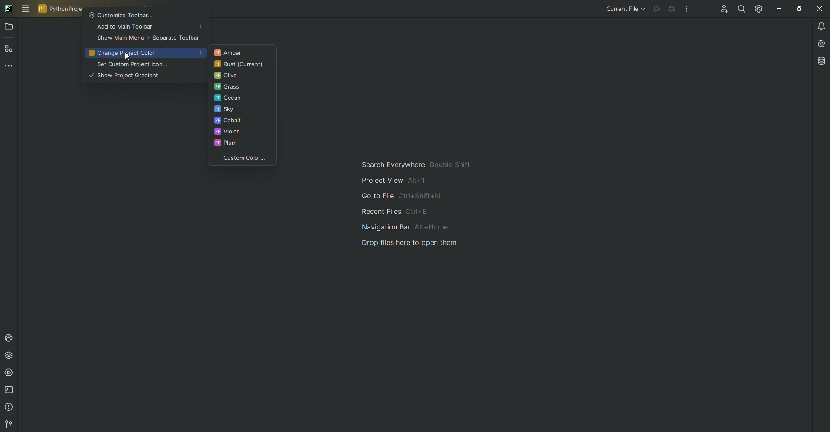  I want to click on Close, so click(819, 9).